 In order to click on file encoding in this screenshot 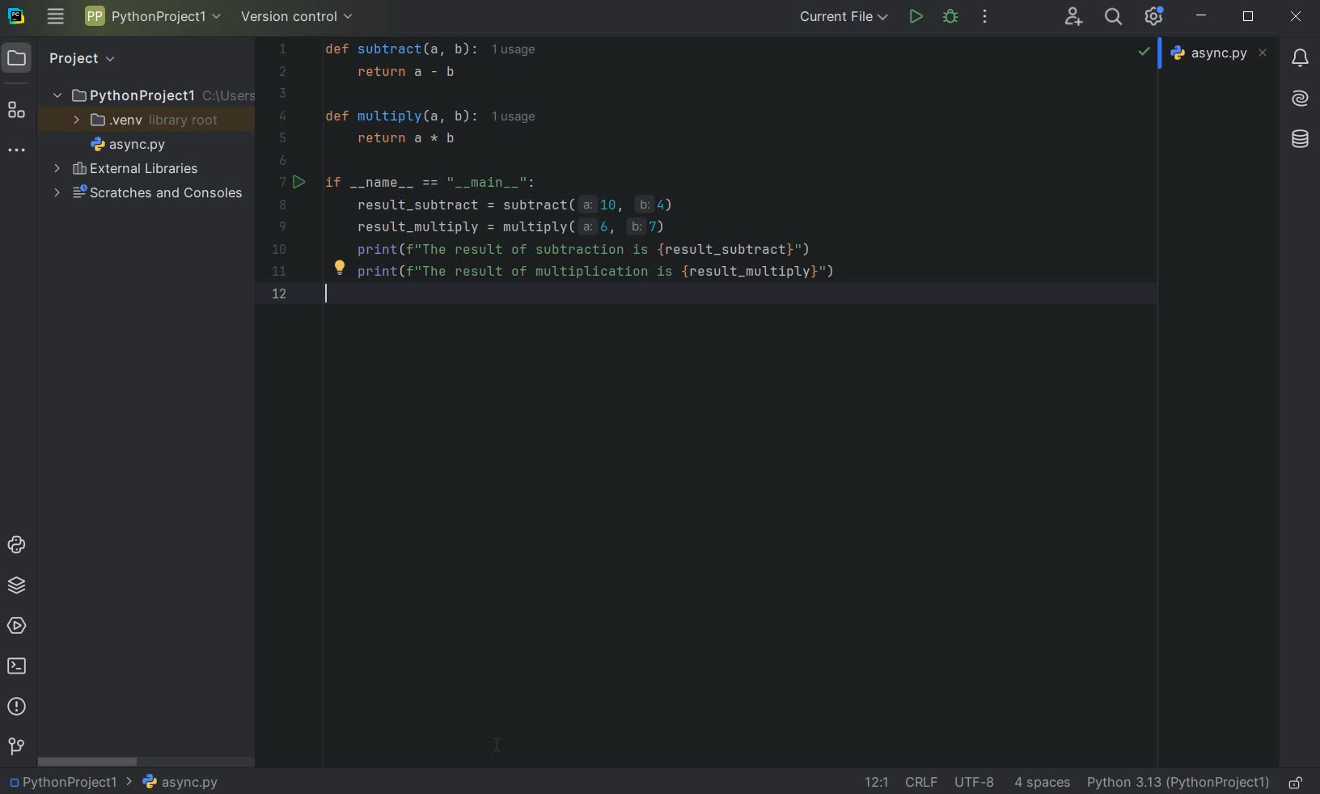, I will do `click(976, 781)`.